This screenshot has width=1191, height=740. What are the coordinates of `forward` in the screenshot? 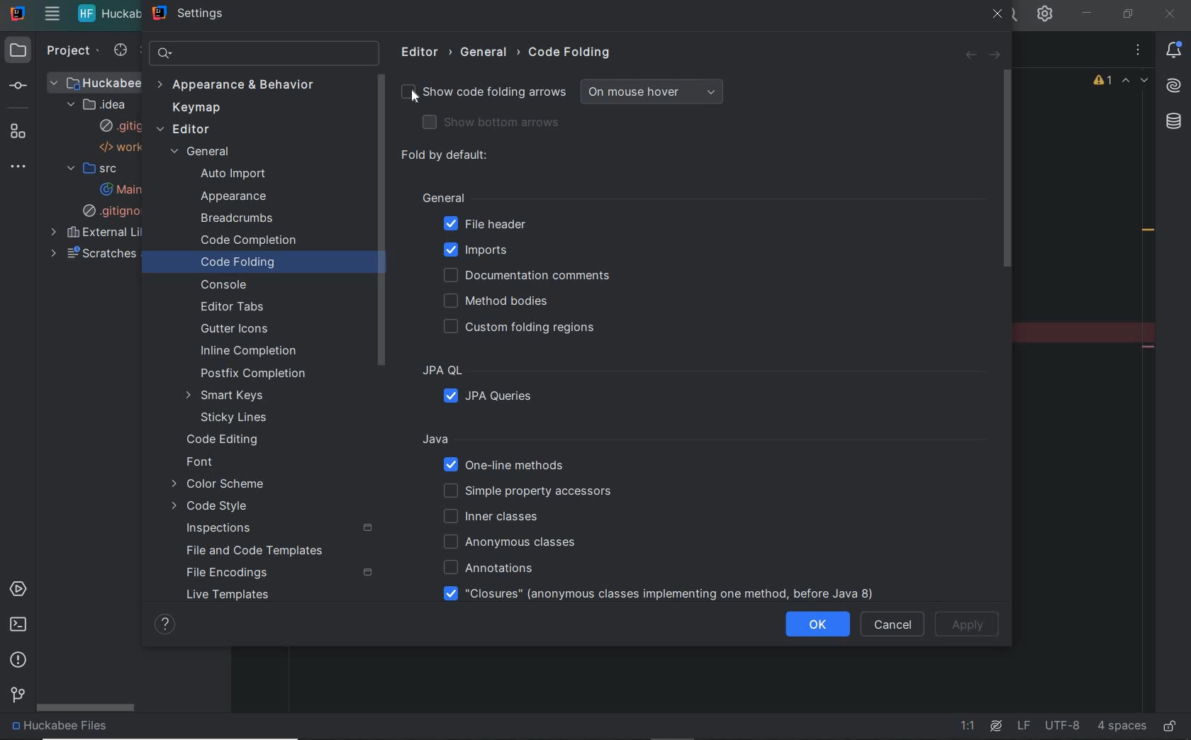 It's located at (998, 54).